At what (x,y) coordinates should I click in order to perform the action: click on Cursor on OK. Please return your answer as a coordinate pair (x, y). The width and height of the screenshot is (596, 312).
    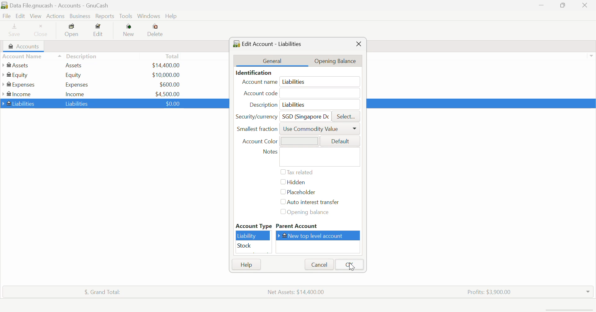
    Looking at the image, I should click on (352, 266).